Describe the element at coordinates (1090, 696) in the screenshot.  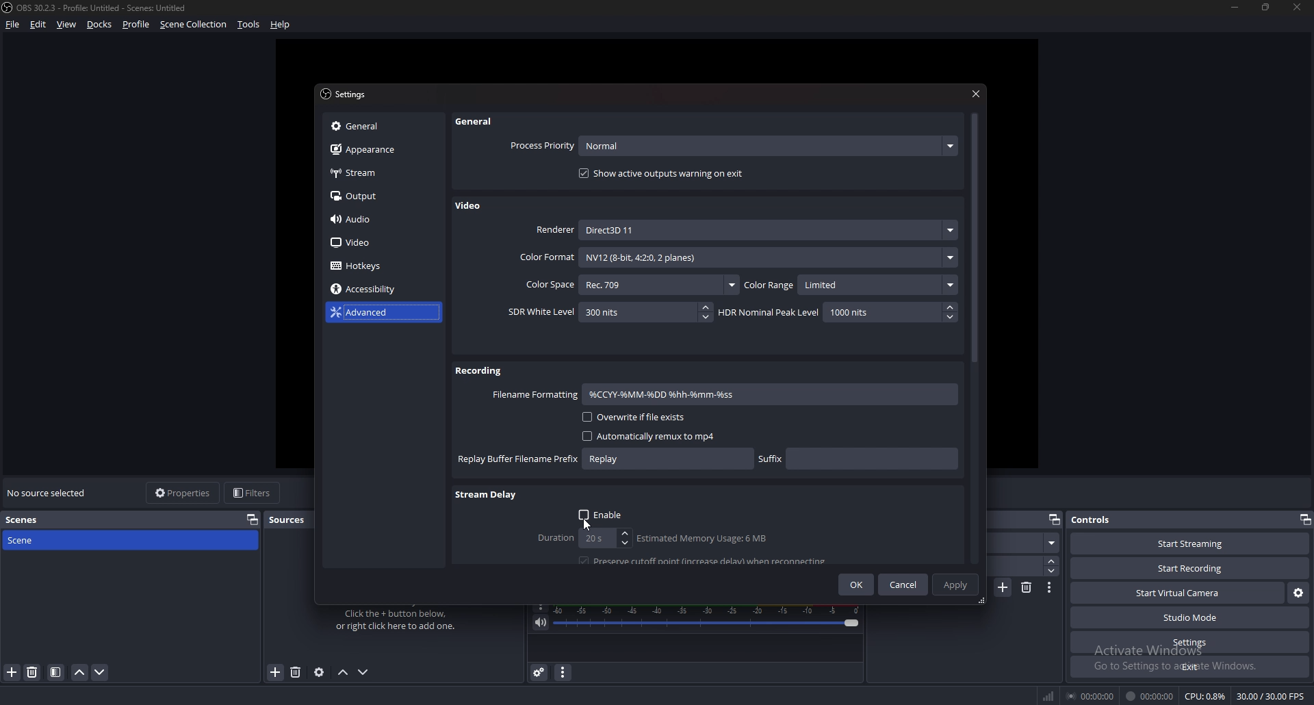
I see `00:00:00` at that location.